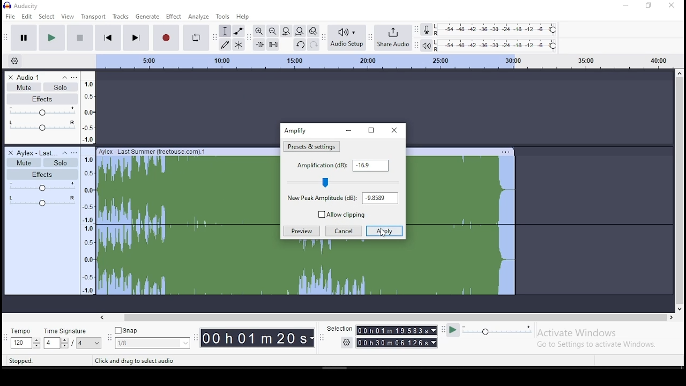 The image size is (686, 386). Describe the element at coordinates (9, 16) in the screenshot. I see `file` at that location.